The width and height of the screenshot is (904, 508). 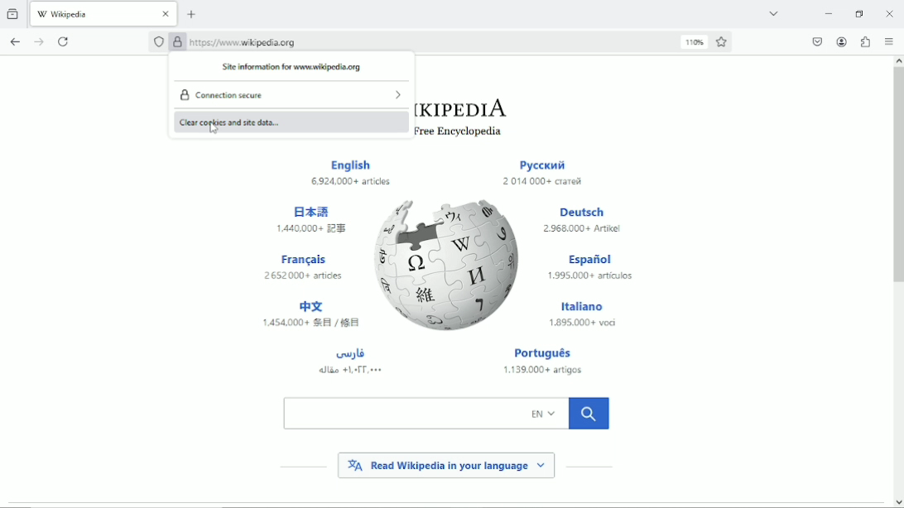 What do you see at coordinates (450, 264) in the screenshot?
I see `wikipedia logo` at bounding box center [450, 264].